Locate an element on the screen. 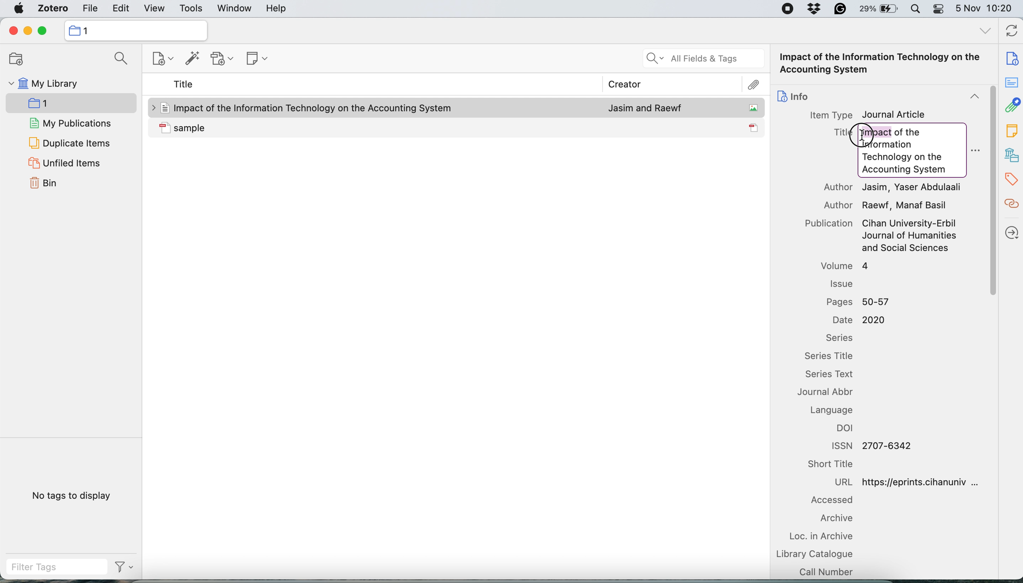 This screenshot has height=583, width=1023. view is located at coordinates (153, 9).